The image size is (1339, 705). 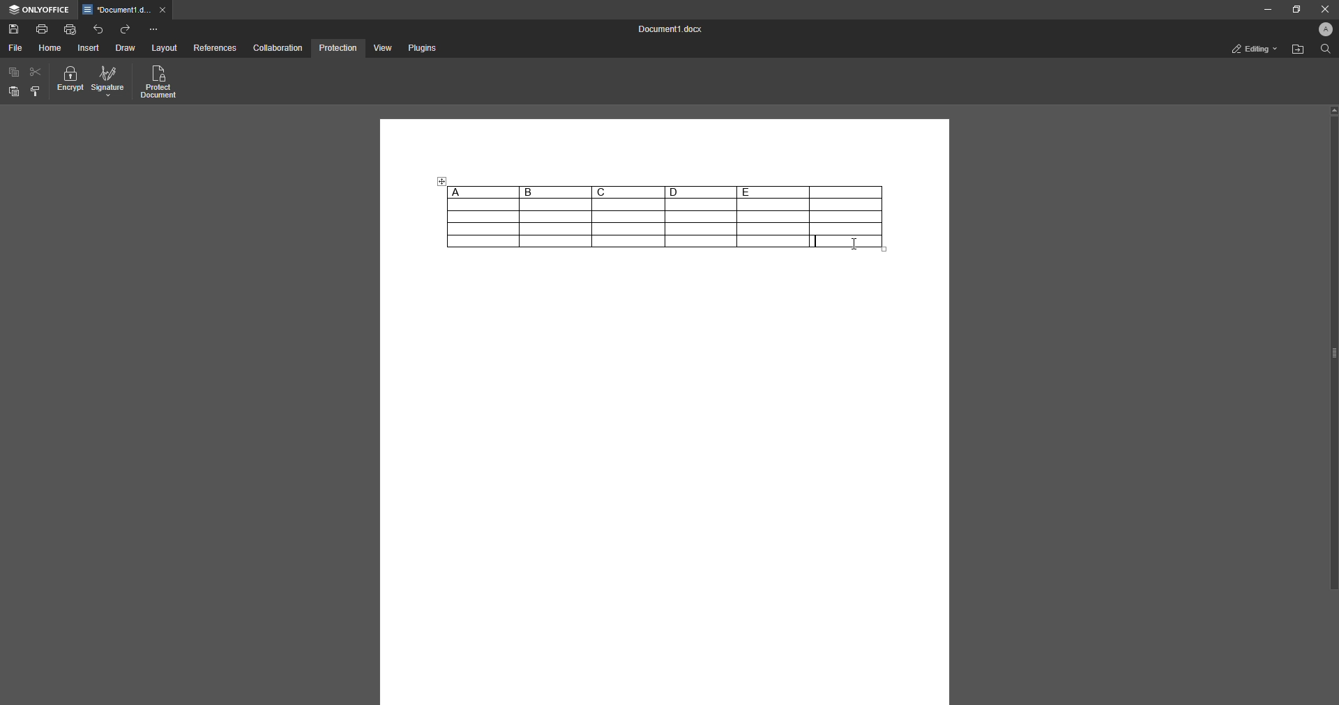 I want to click on Text line Selected, so click(x=817, y=241).